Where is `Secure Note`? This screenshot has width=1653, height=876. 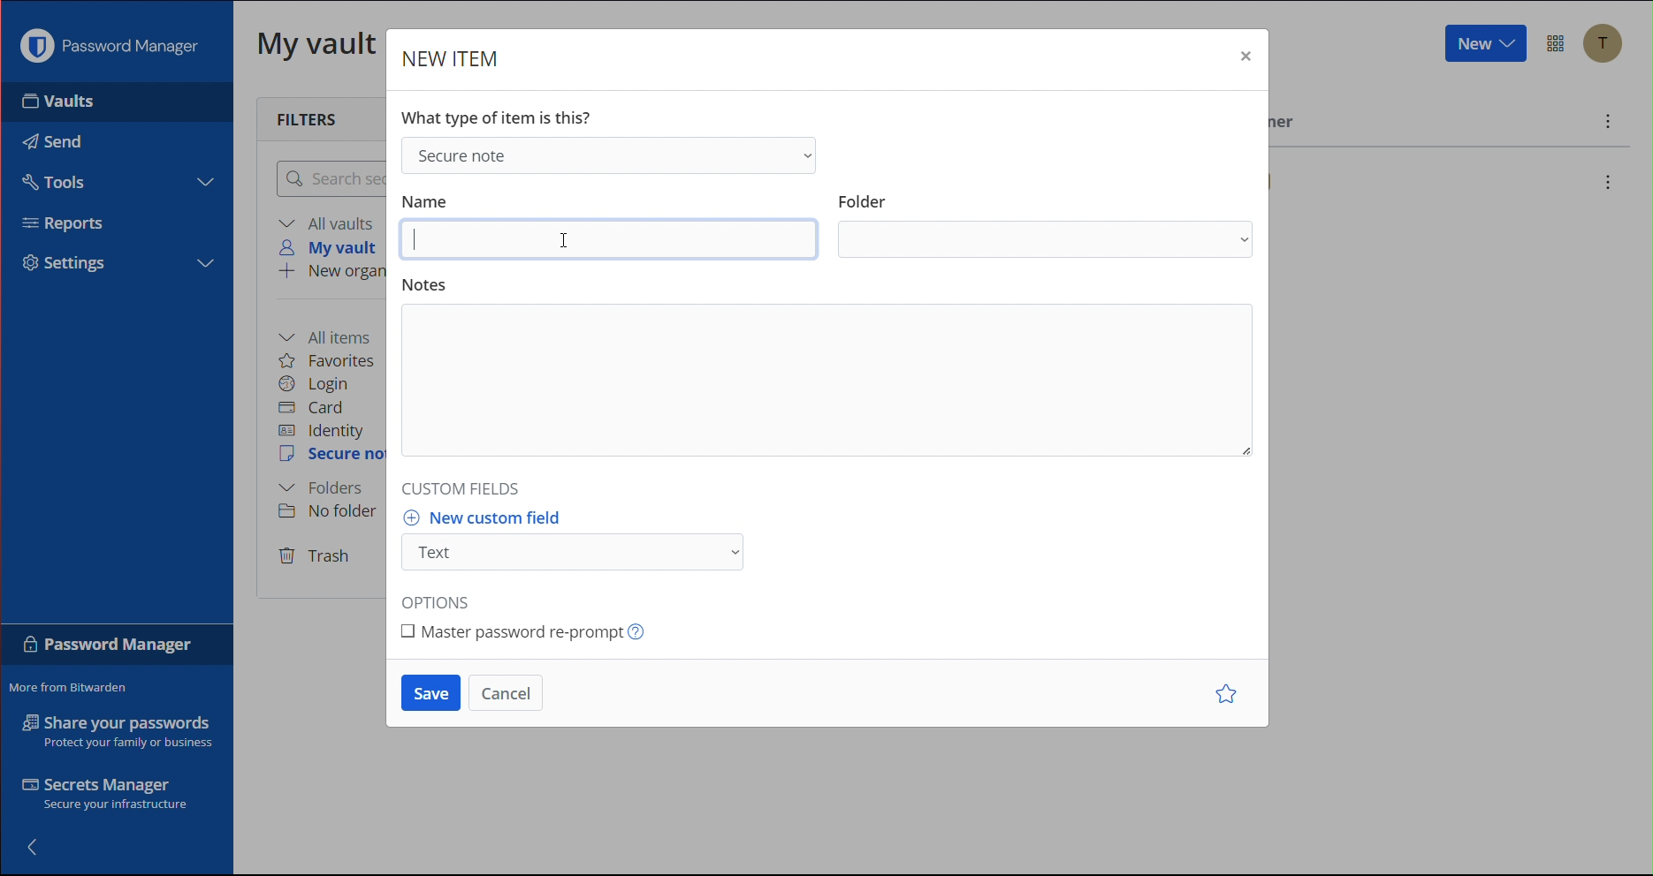 Secure Note is located at coordinates (332, 455).